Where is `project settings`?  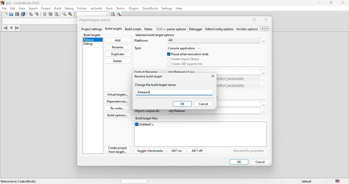 project settings is located at coordinates (91, 29).